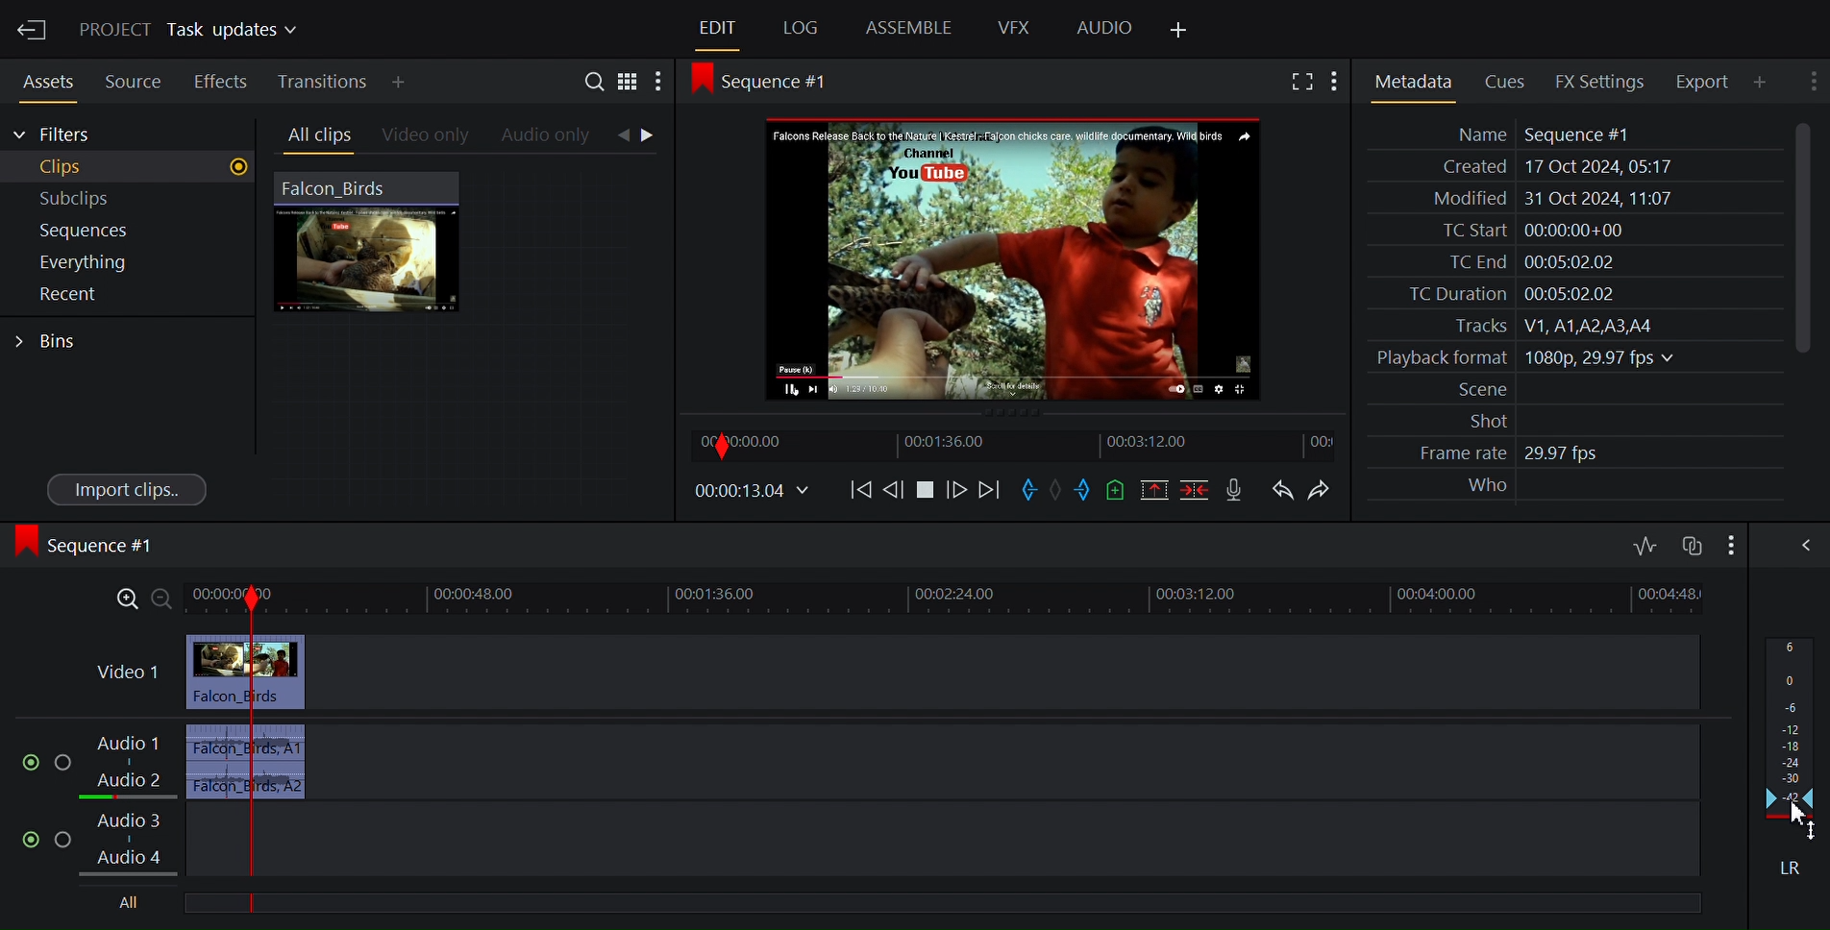  What do you see at coordinates (1793, 822) in the screenshot?
I see `Cursor` at bounding box center [1793, 822].